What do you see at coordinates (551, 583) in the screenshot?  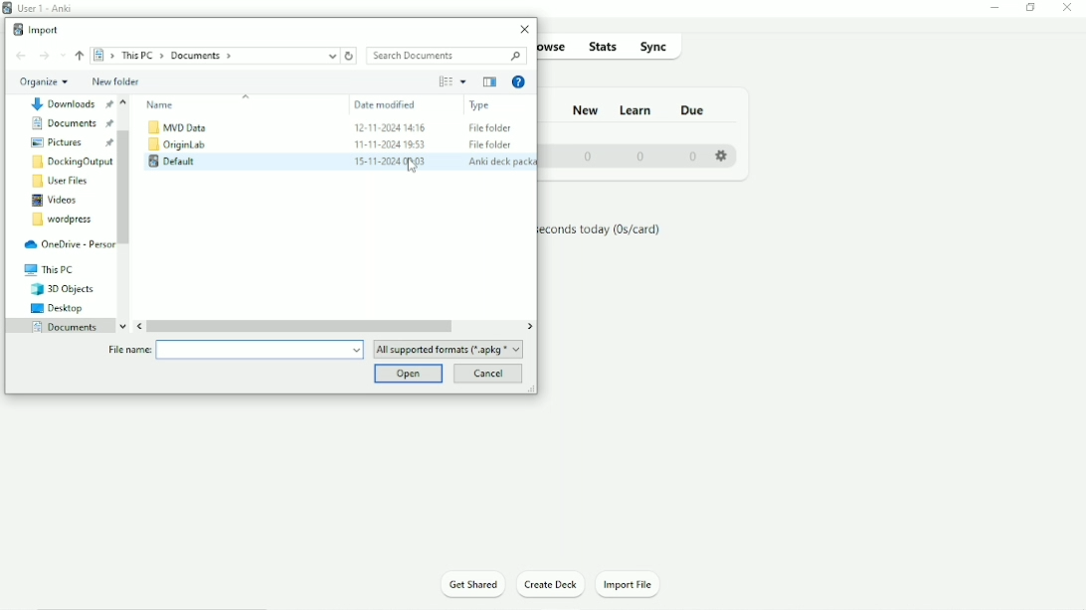 I see `Create Deck` at bounding box center [551, 583].